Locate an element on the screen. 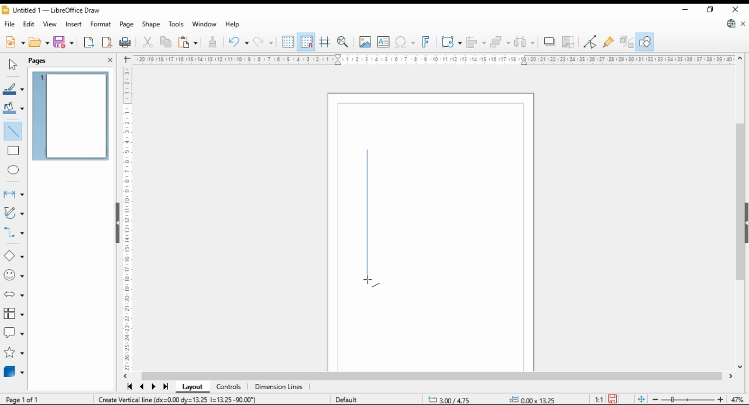  insert textbox is located at coordinates (383, 43).